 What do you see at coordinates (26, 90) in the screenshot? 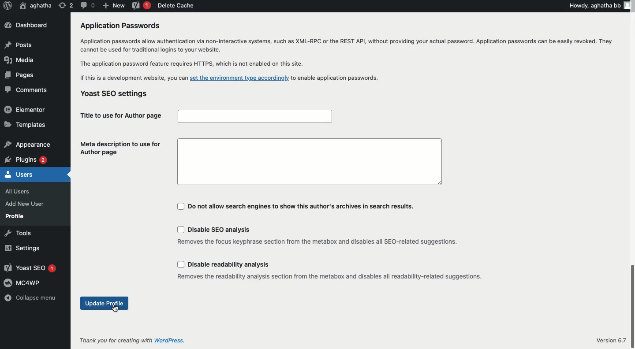
I see `Comments` at bounding box center [26, 90].